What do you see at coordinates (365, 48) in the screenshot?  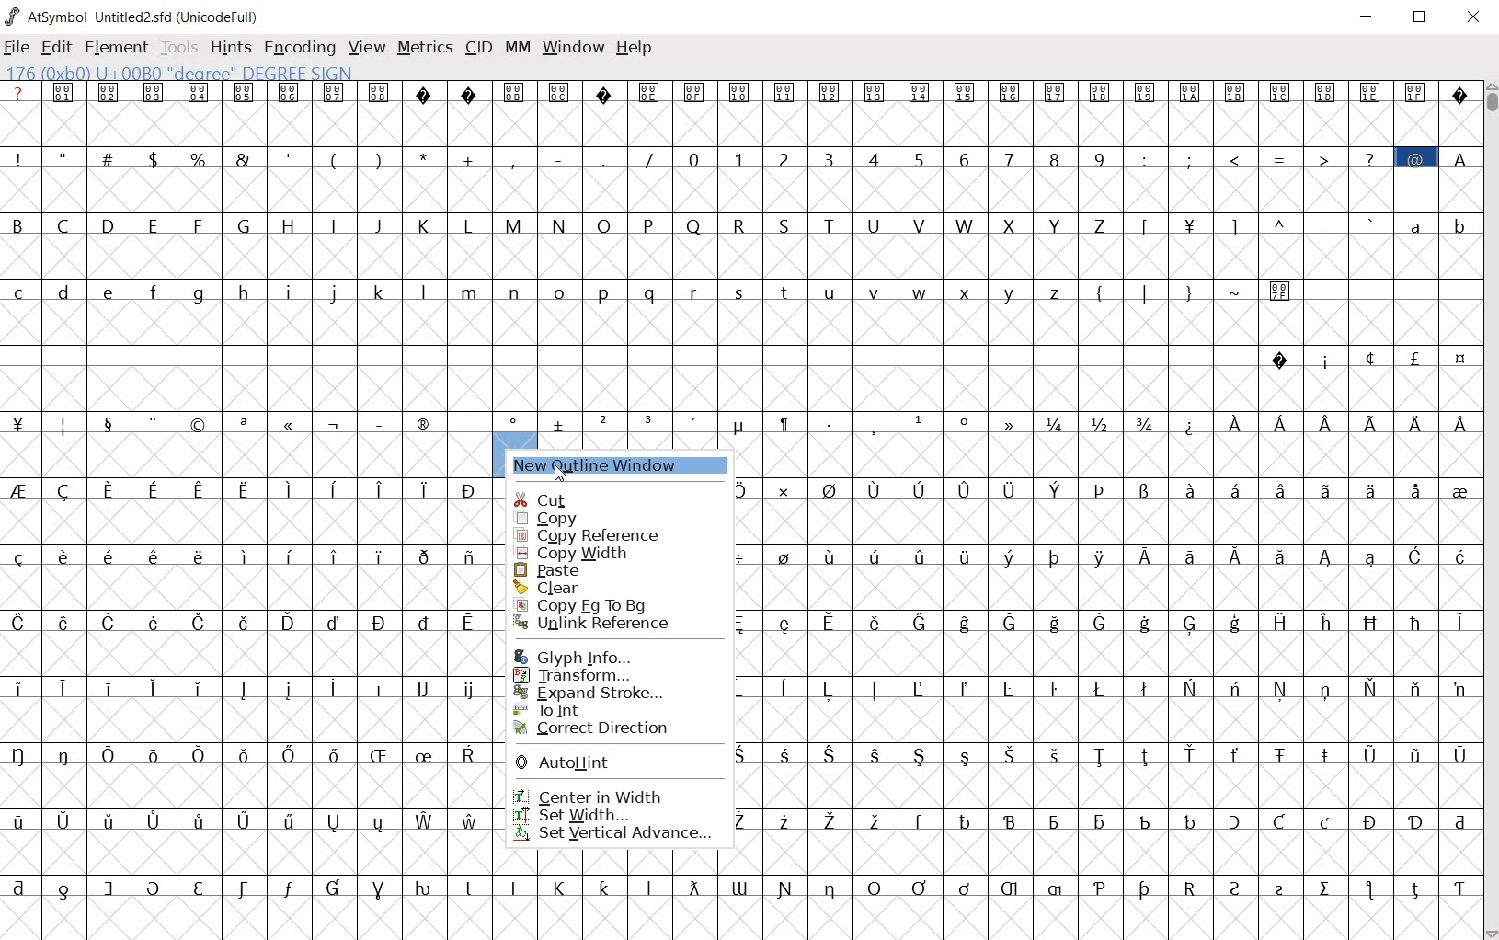 I see `view` at bounding box center [365, 48].